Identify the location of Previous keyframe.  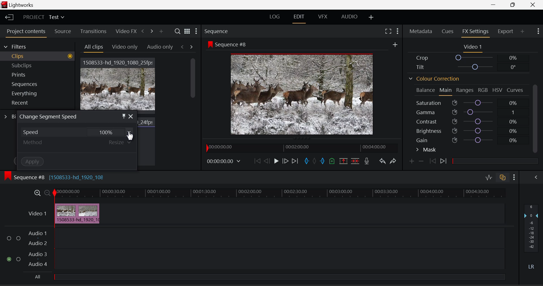
(432, 162).